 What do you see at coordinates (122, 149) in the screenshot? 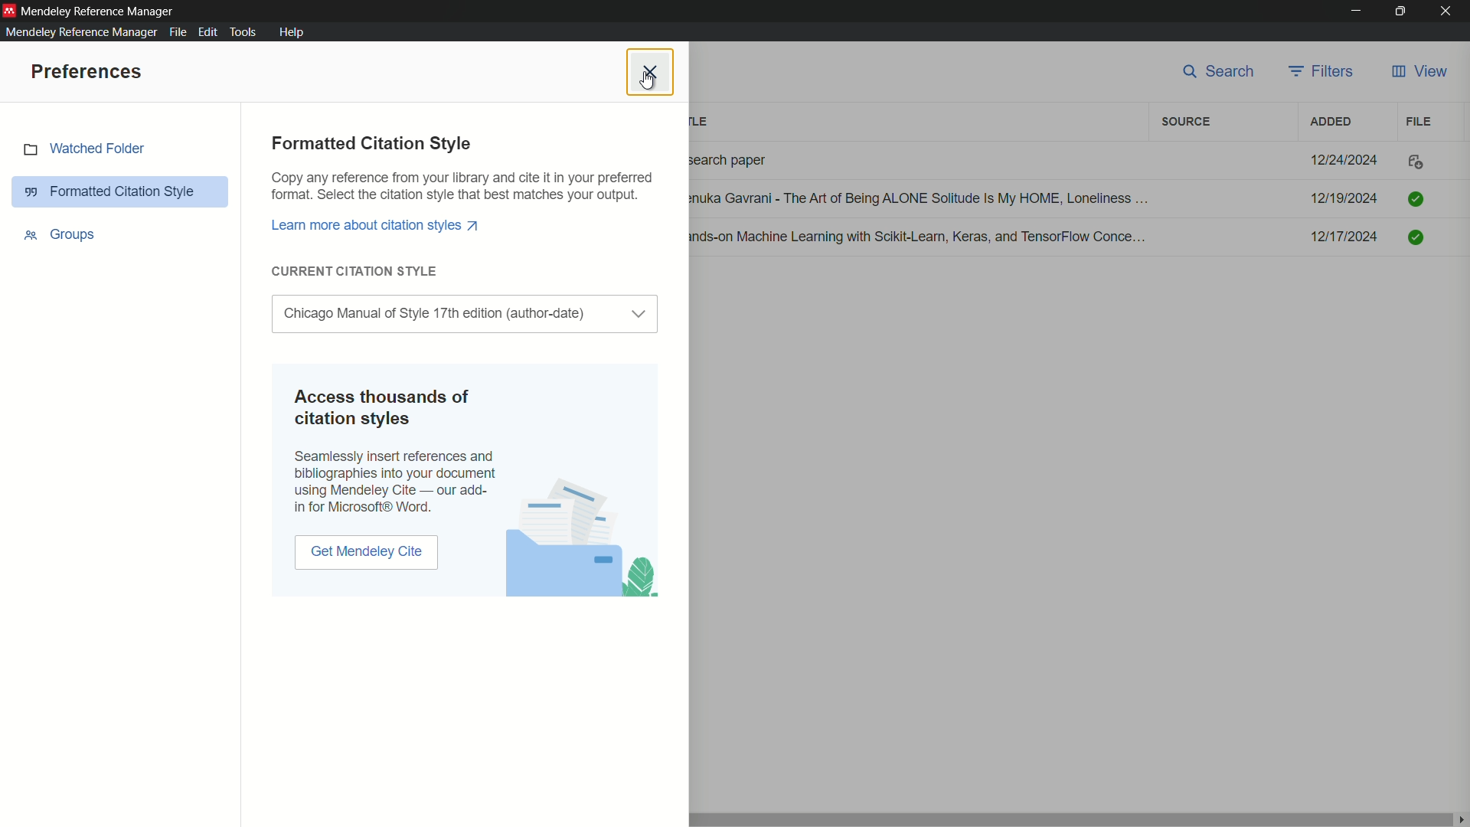
I see `watch folder` at bounding box center [122, 149].